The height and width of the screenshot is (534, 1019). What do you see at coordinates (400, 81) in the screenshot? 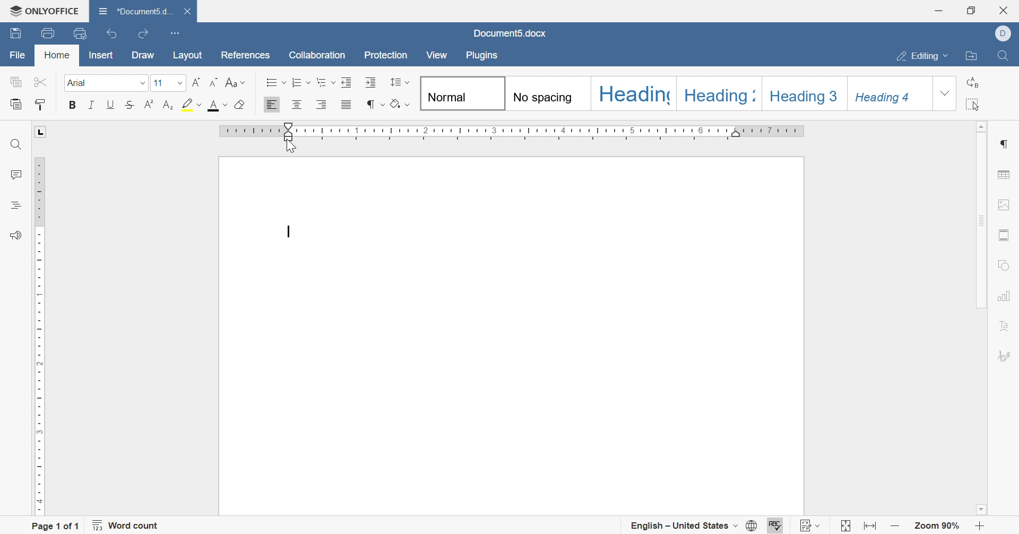
I see `line spacing` at bounding box center [400, 81].